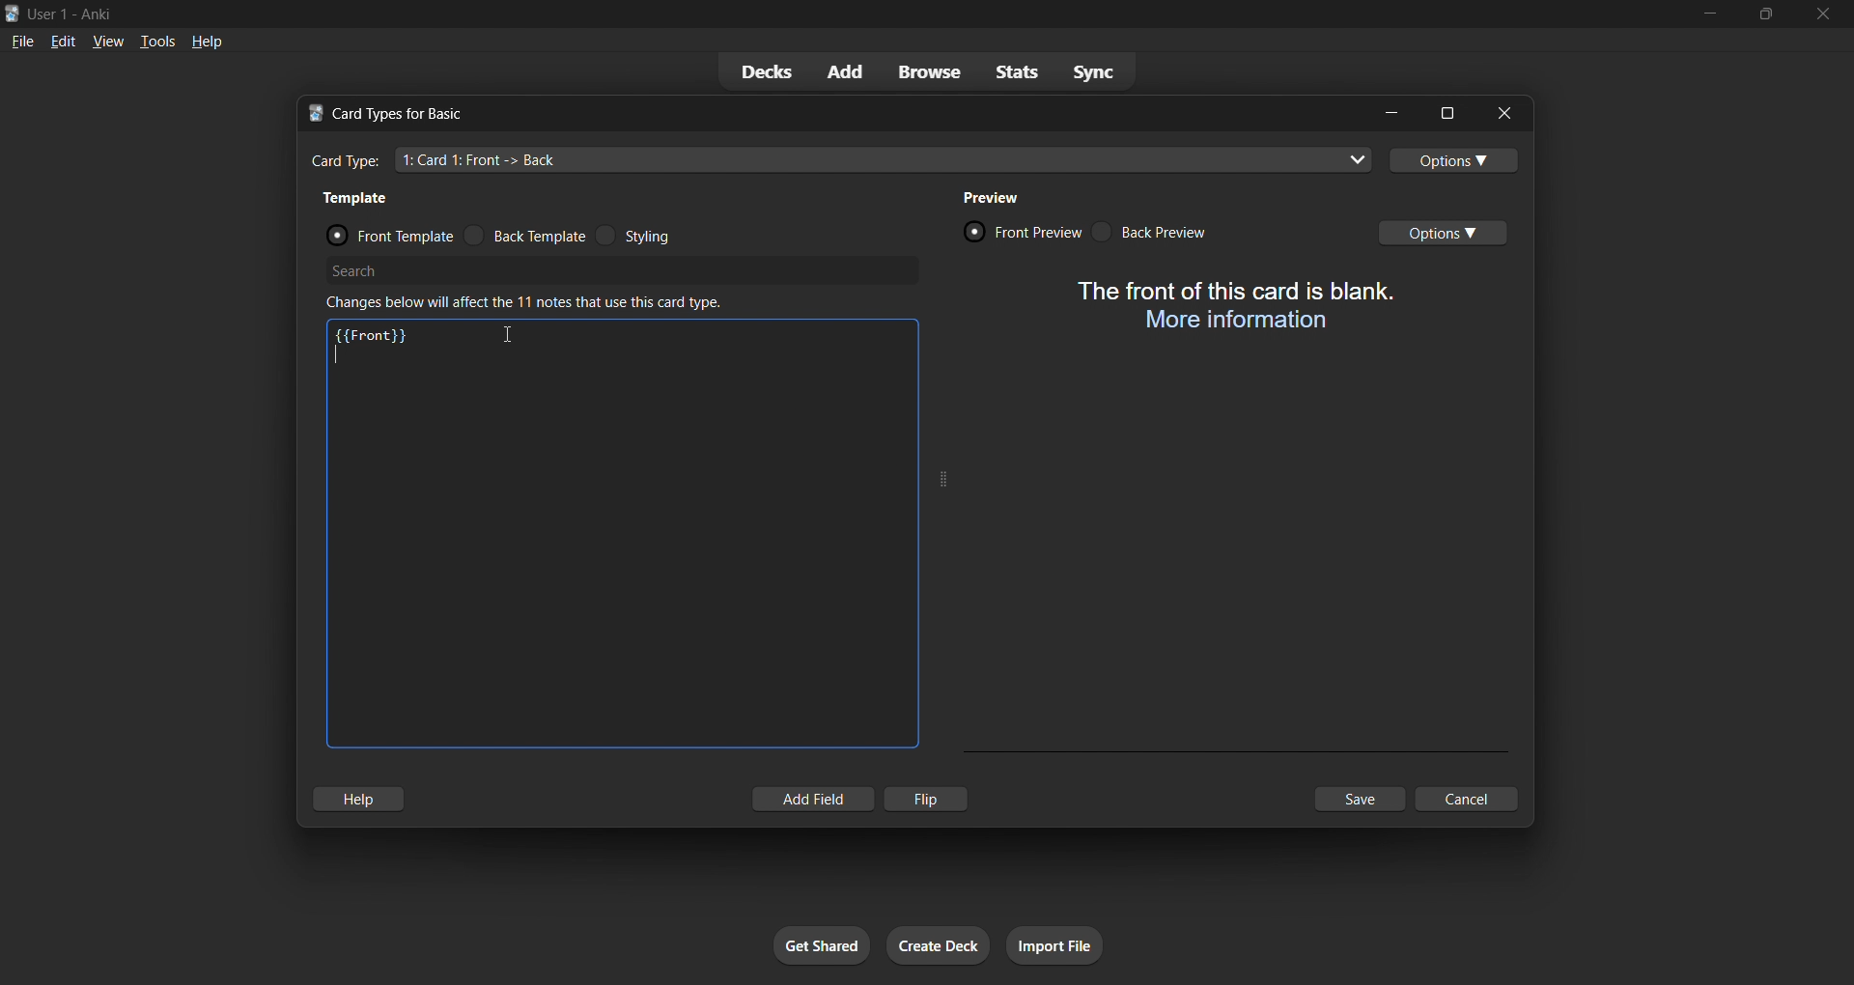 The width and height of the screenshot is (1854, 985). Describe the element at coordinates (616, 555) in the screenshot. I see `customization input field` at that location.